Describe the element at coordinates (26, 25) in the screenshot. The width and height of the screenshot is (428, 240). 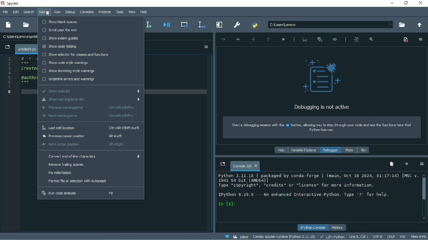
I see `Open file` at that location.